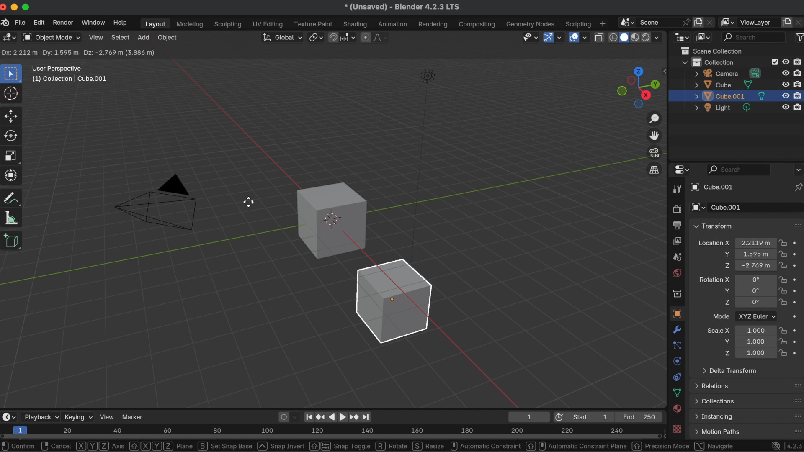 This screenshot has height=452, width=804. What do you see at coordinates (708, 62) in the screenshot?
I see `collection` at bounding box center [708, 62].